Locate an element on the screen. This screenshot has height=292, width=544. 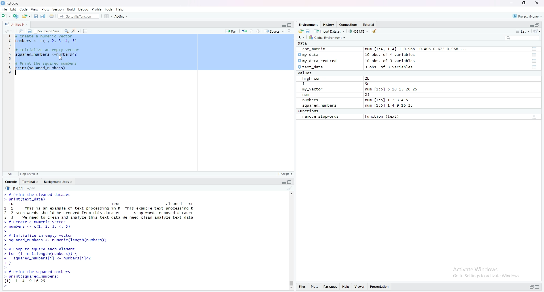
Background Jobs is located at coordinates (56, 181).